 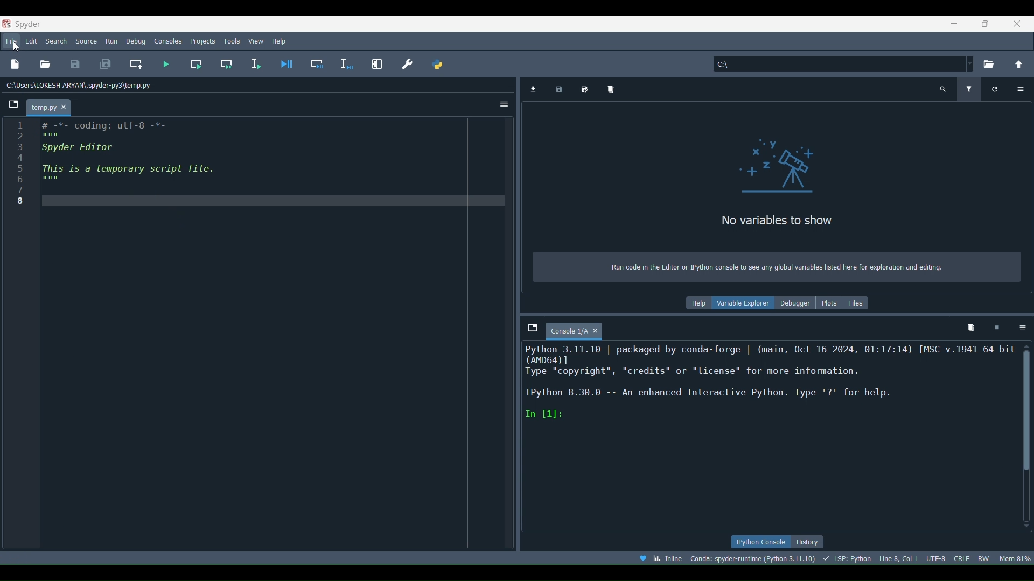 I want to click on Debug file (Ctrl + F5), so click(x=282, y=64).